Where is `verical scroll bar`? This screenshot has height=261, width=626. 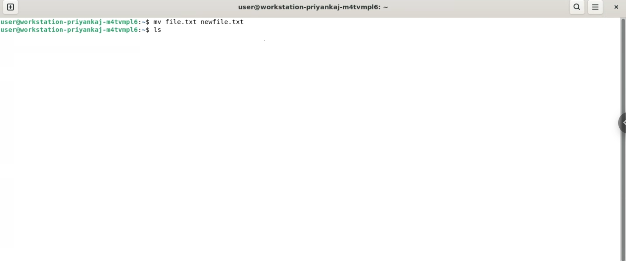 verical scroll bar is located at coordinates (623, 139).